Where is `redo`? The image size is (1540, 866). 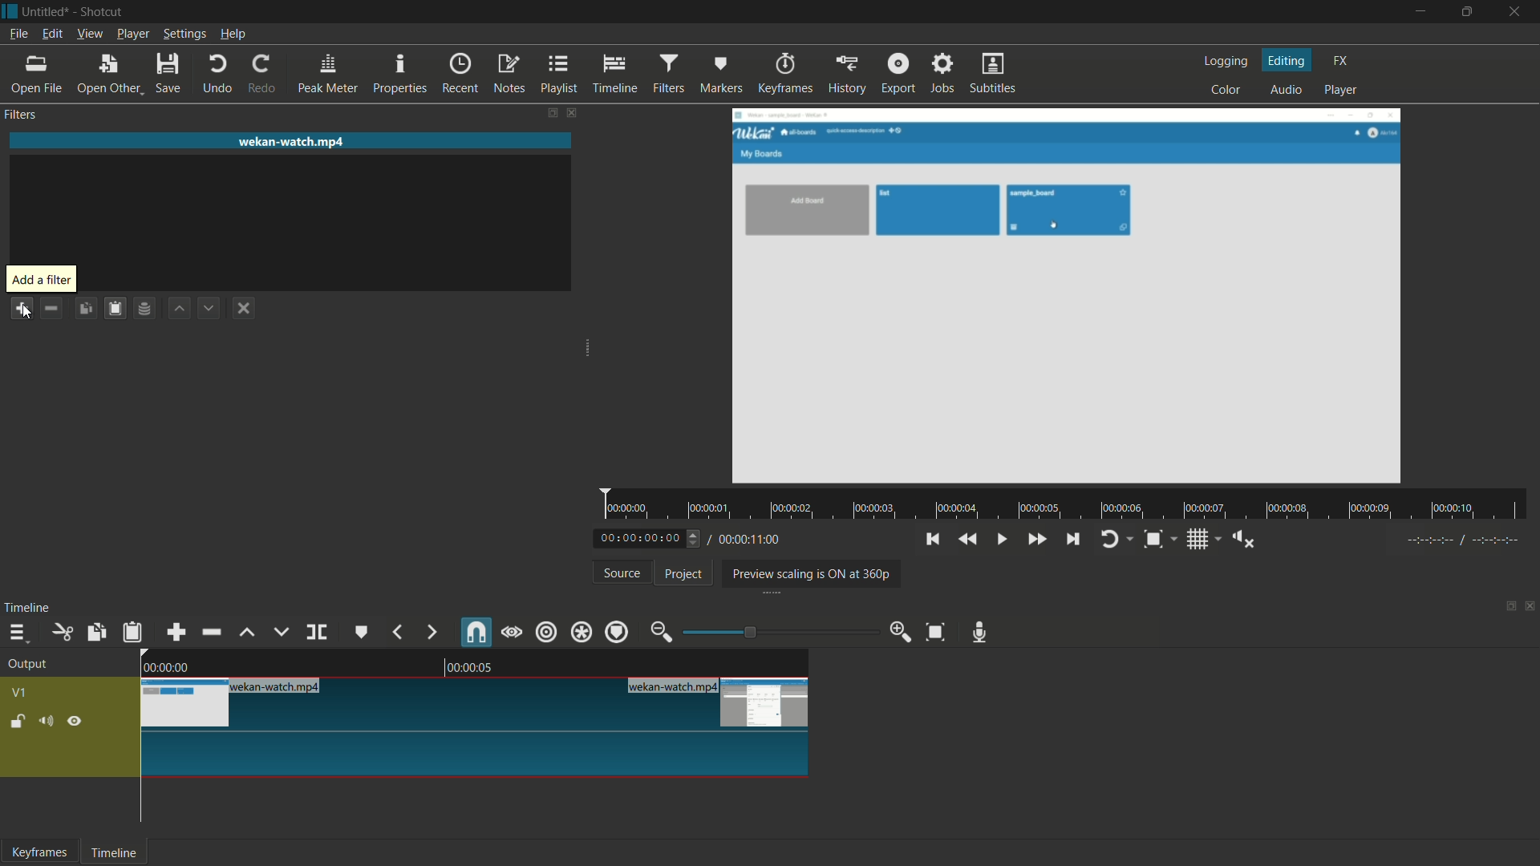 redo is located at coordinates (265, 74).